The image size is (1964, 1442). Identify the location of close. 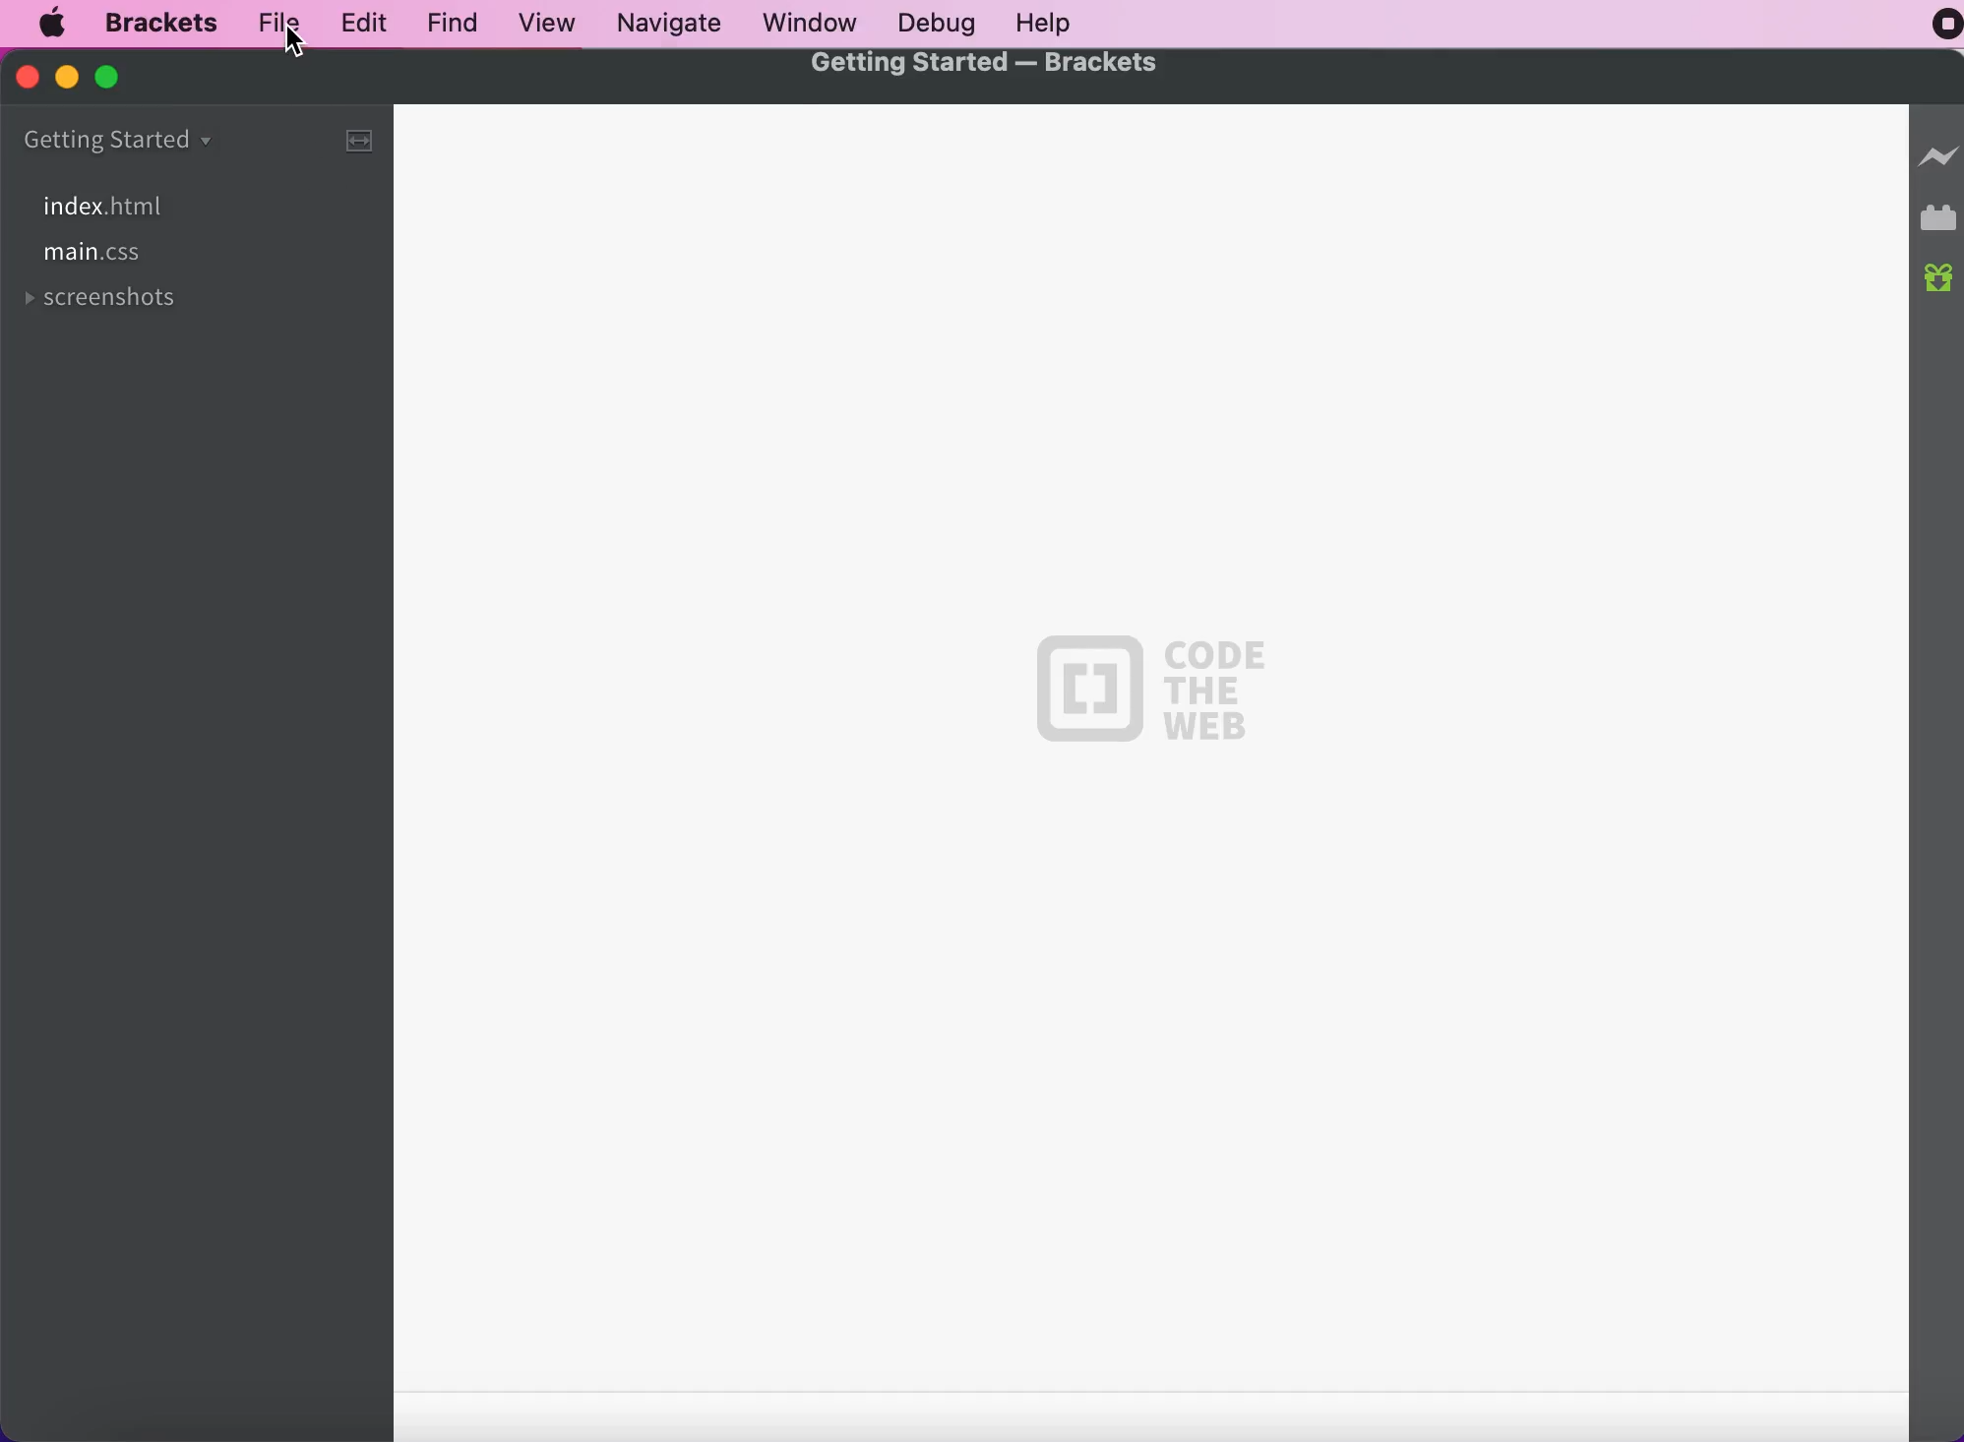
(26, 81).